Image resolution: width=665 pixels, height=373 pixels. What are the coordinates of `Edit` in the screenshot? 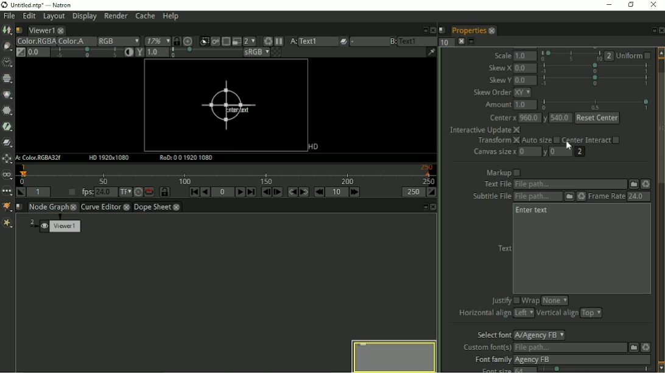 It's located at (29, 17).